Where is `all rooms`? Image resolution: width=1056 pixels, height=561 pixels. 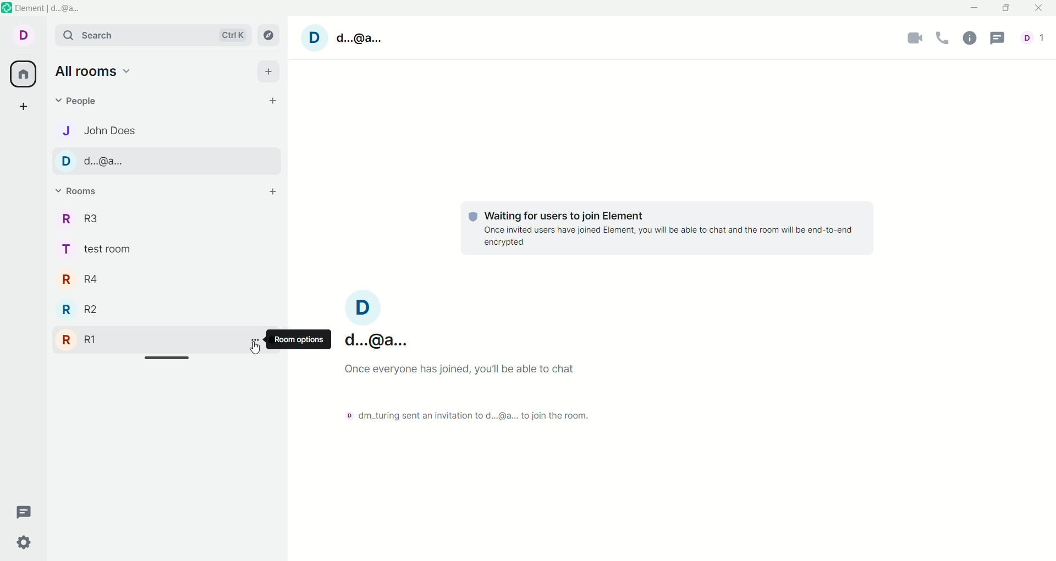
all rooms is located at coordinates (24, 73).